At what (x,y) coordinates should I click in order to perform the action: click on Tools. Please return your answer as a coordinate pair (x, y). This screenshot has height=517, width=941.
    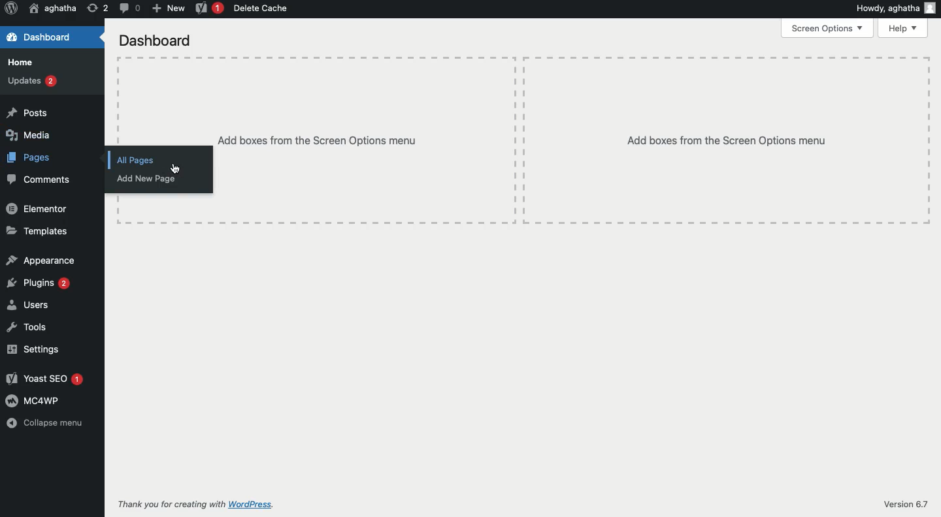
    Looking at the image, I should click on (25, 328).